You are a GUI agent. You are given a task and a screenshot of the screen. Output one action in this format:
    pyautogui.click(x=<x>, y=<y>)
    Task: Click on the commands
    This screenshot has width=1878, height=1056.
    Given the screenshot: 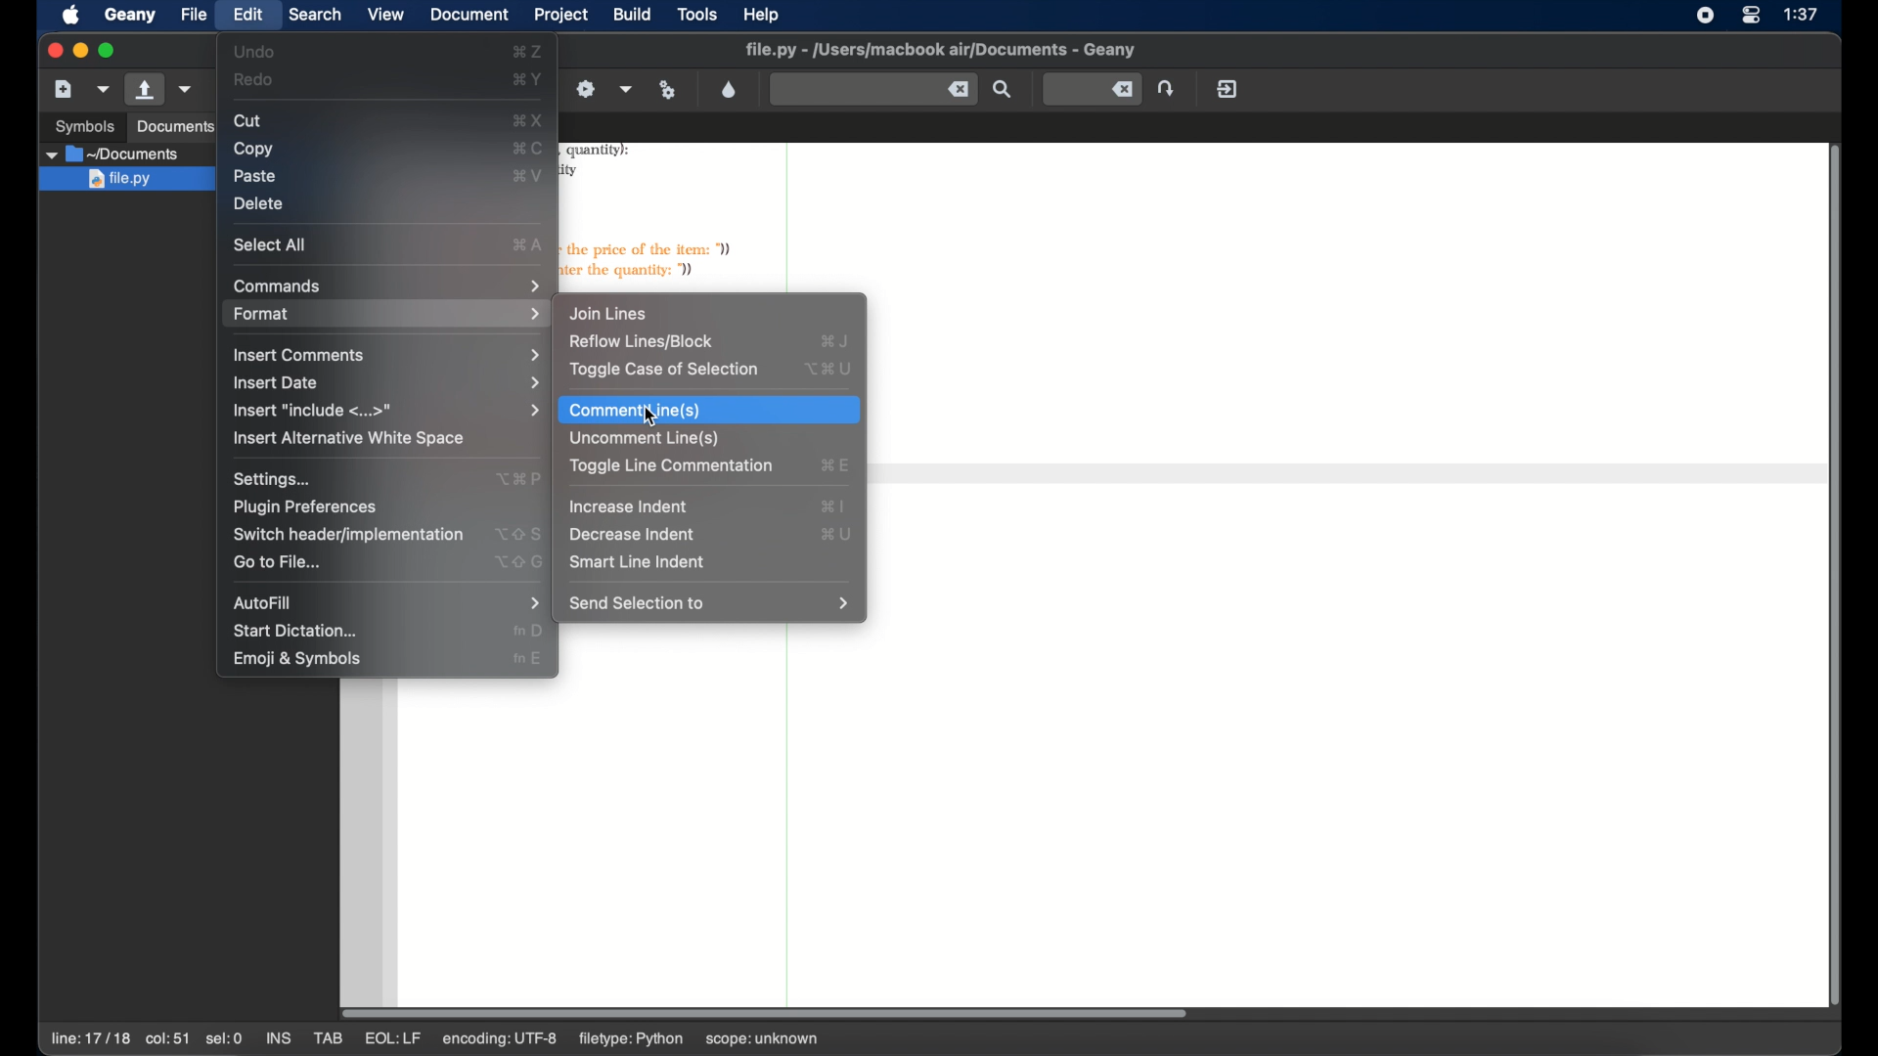 What is the action you would take?
    pyautogui.click(x=387, y=286)
    